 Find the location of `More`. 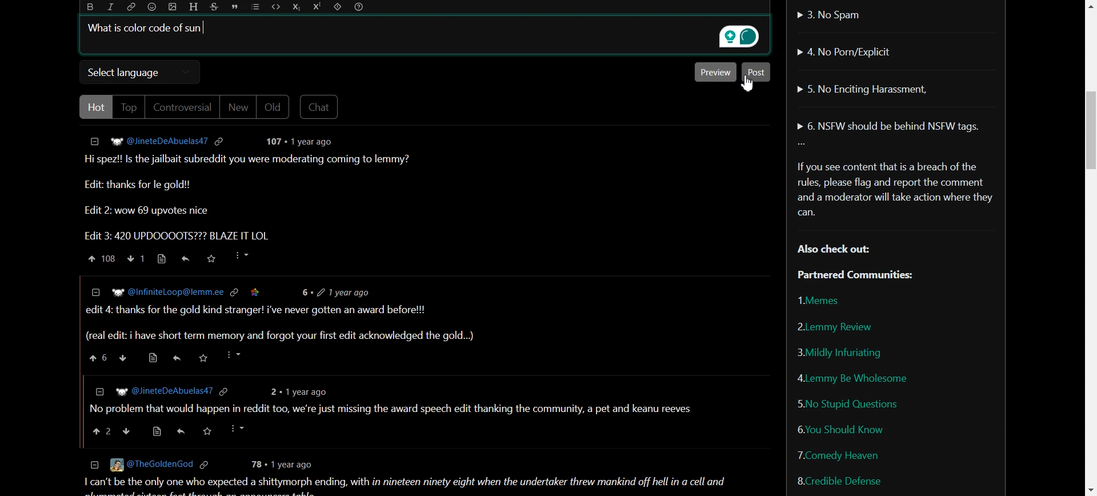

More is located at coordinates (240, 257).